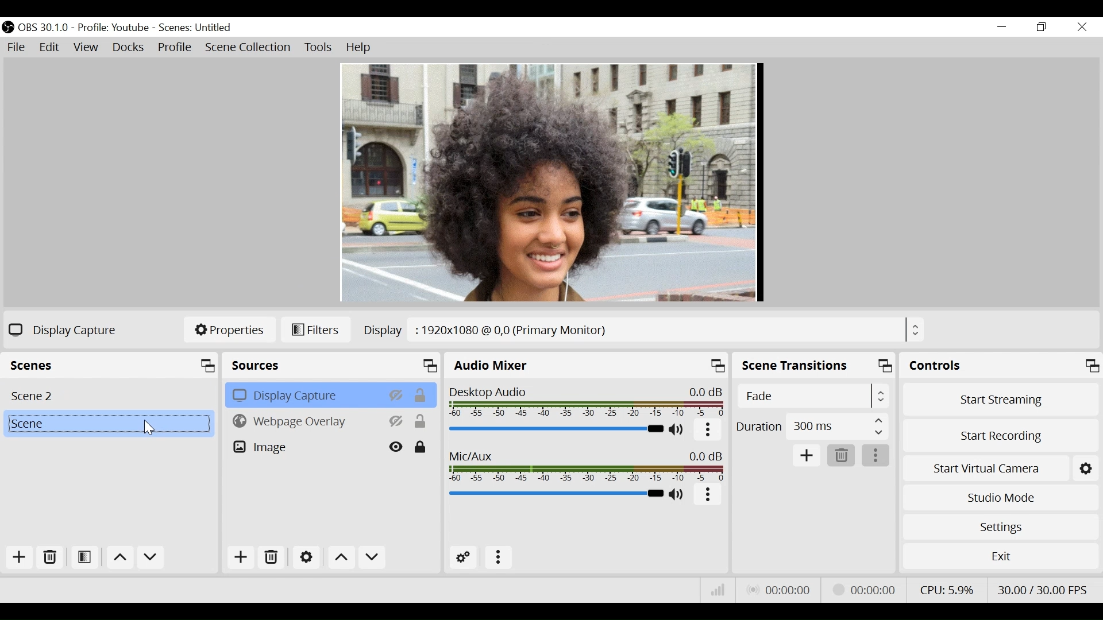 The height and width of the screenshot is (620, 1103). I want to click on Live Status, so click(781, 588).